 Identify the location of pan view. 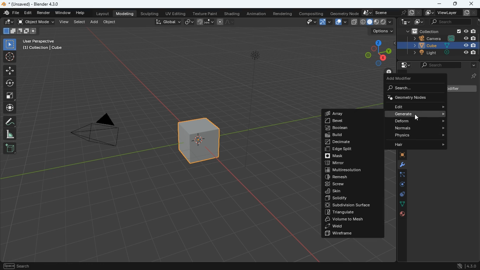
(17, 265).